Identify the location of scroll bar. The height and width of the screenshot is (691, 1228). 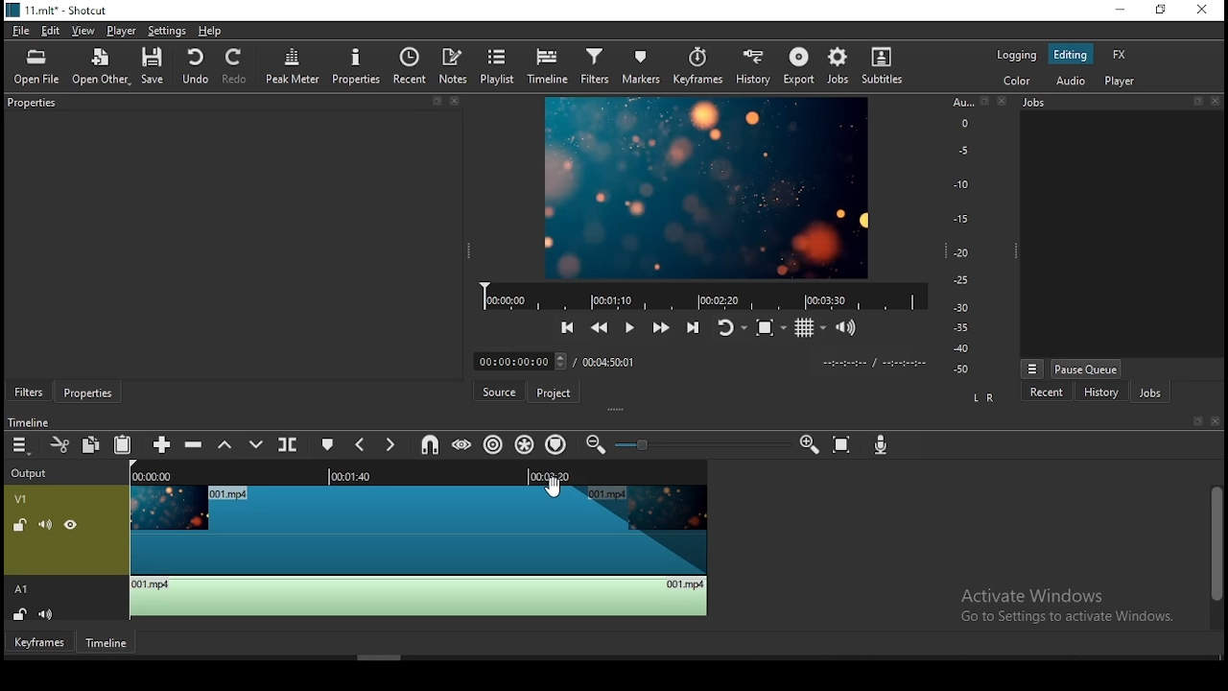
(1214, 553).